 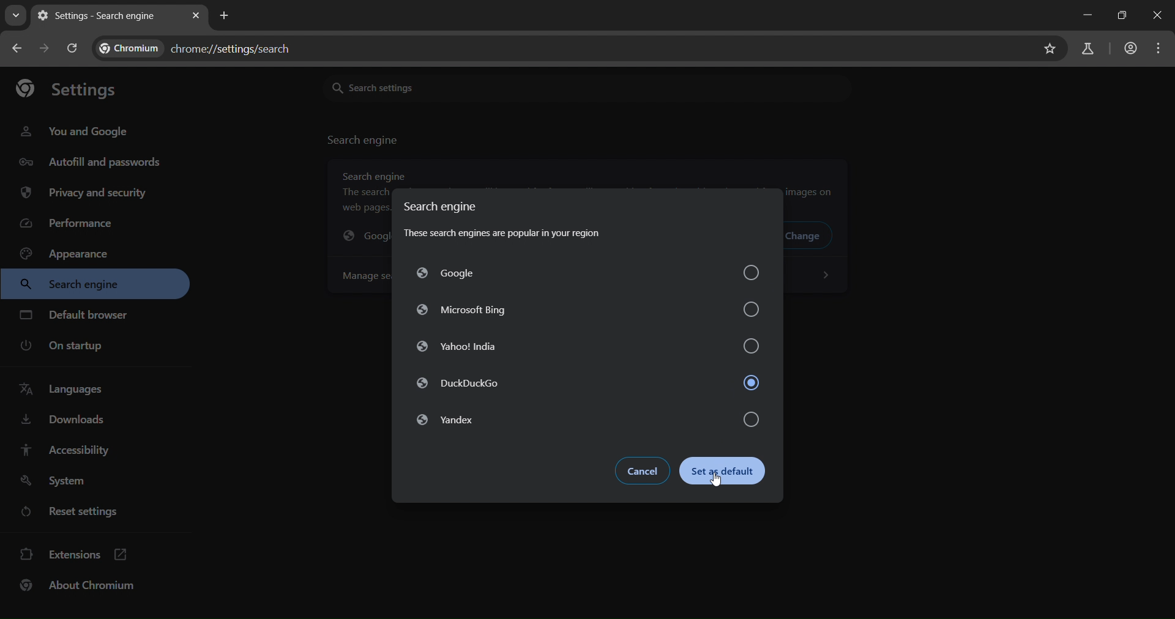 What do you see at coordinates (197, 13) in the screenshot?
I see `close tab` at bounding box center [197, 13].